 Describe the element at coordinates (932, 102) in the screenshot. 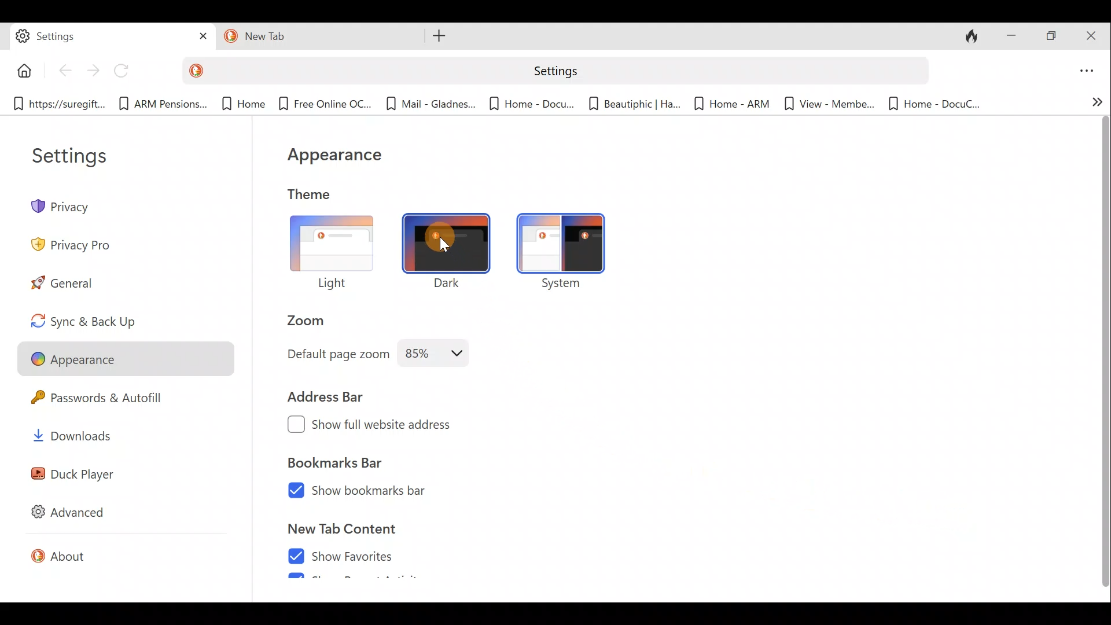

I see `Bookmark 10` at that location.